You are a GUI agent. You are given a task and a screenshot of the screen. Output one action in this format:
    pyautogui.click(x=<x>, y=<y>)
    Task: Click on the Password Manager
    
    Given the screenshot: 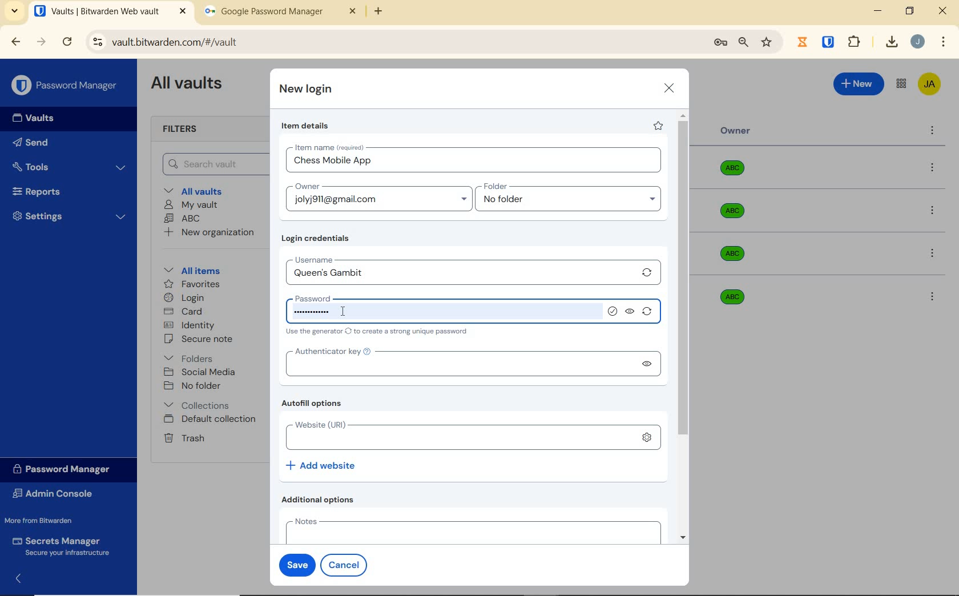 What is the action you would take?
    pyautogui.click(x=66, y=86)
    